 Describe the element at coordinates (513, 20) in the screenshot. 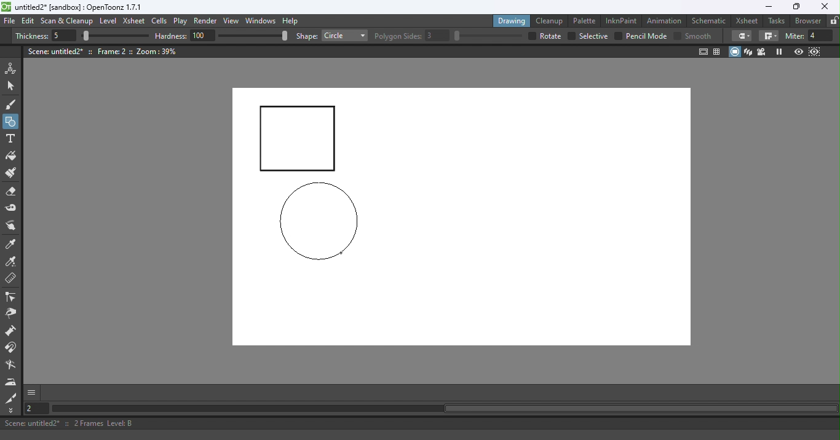

I see `Drawing` at that location.